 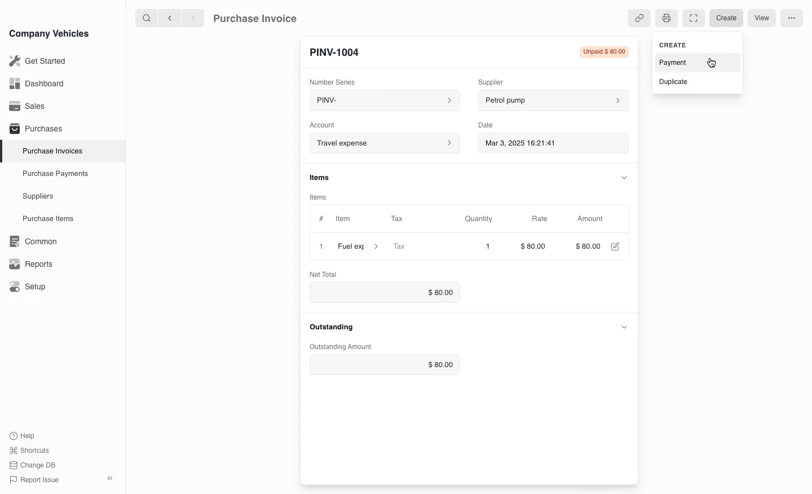 I want to click on Tax , so click(x=415, y=248).